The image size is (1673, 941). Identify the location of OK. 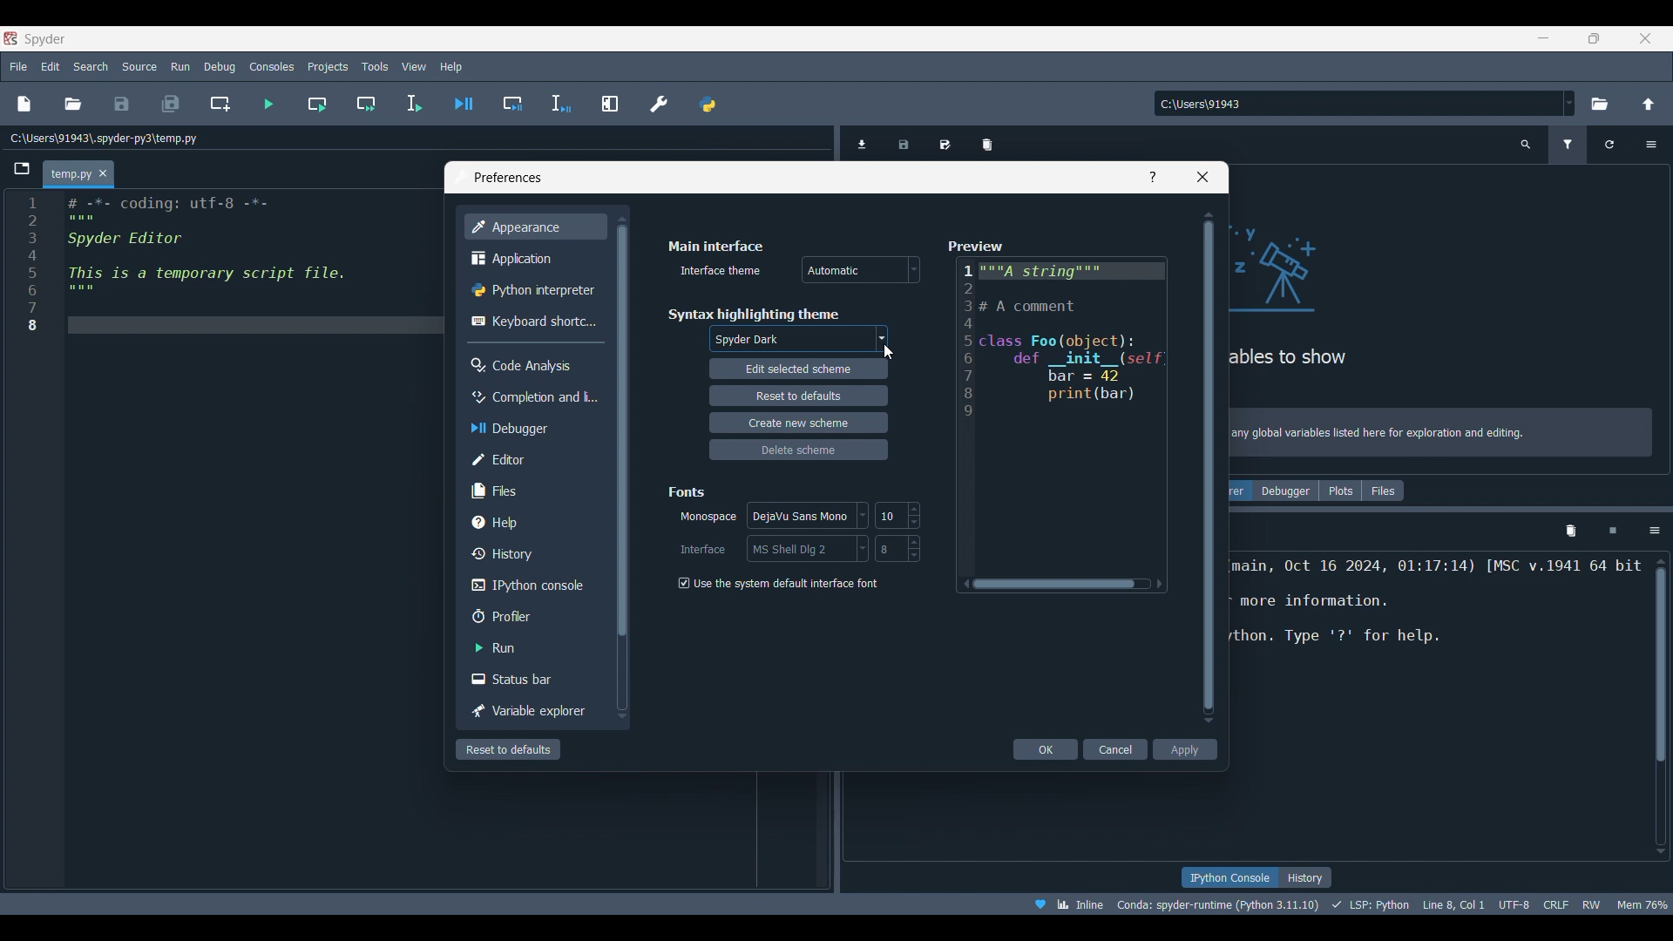
(1045, 749).